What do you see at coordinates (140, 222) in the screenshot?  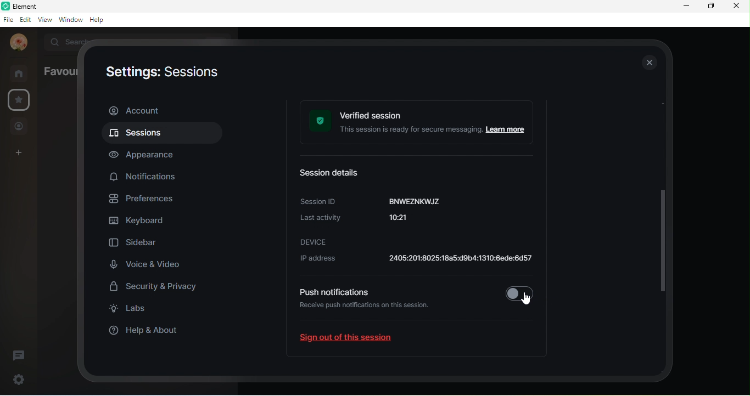 I see `keyboard` at bounding box center [140, 222].